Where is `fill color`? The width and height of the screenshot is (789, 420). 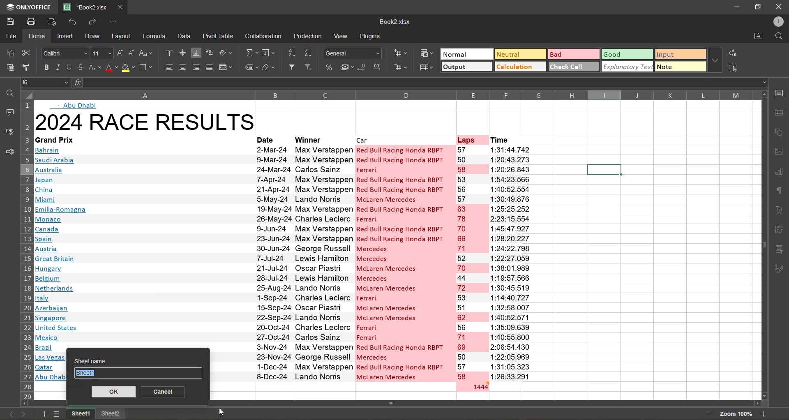
fill color is located at coordinates (128, 68).